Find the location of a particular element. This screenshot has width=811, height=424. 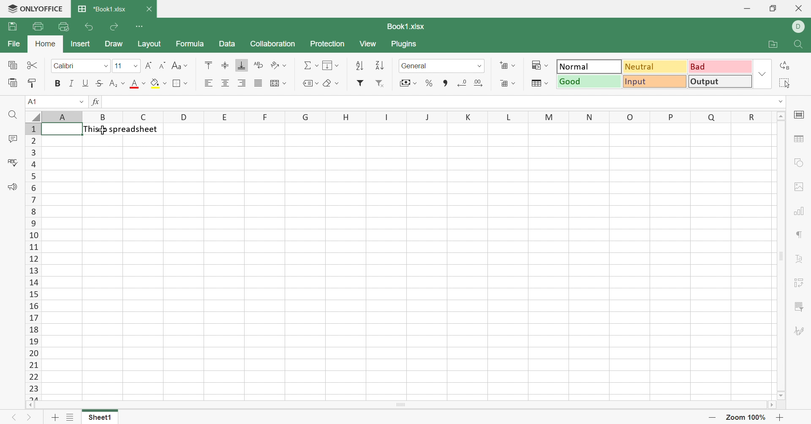

Home is located at coordinates (44, 43).